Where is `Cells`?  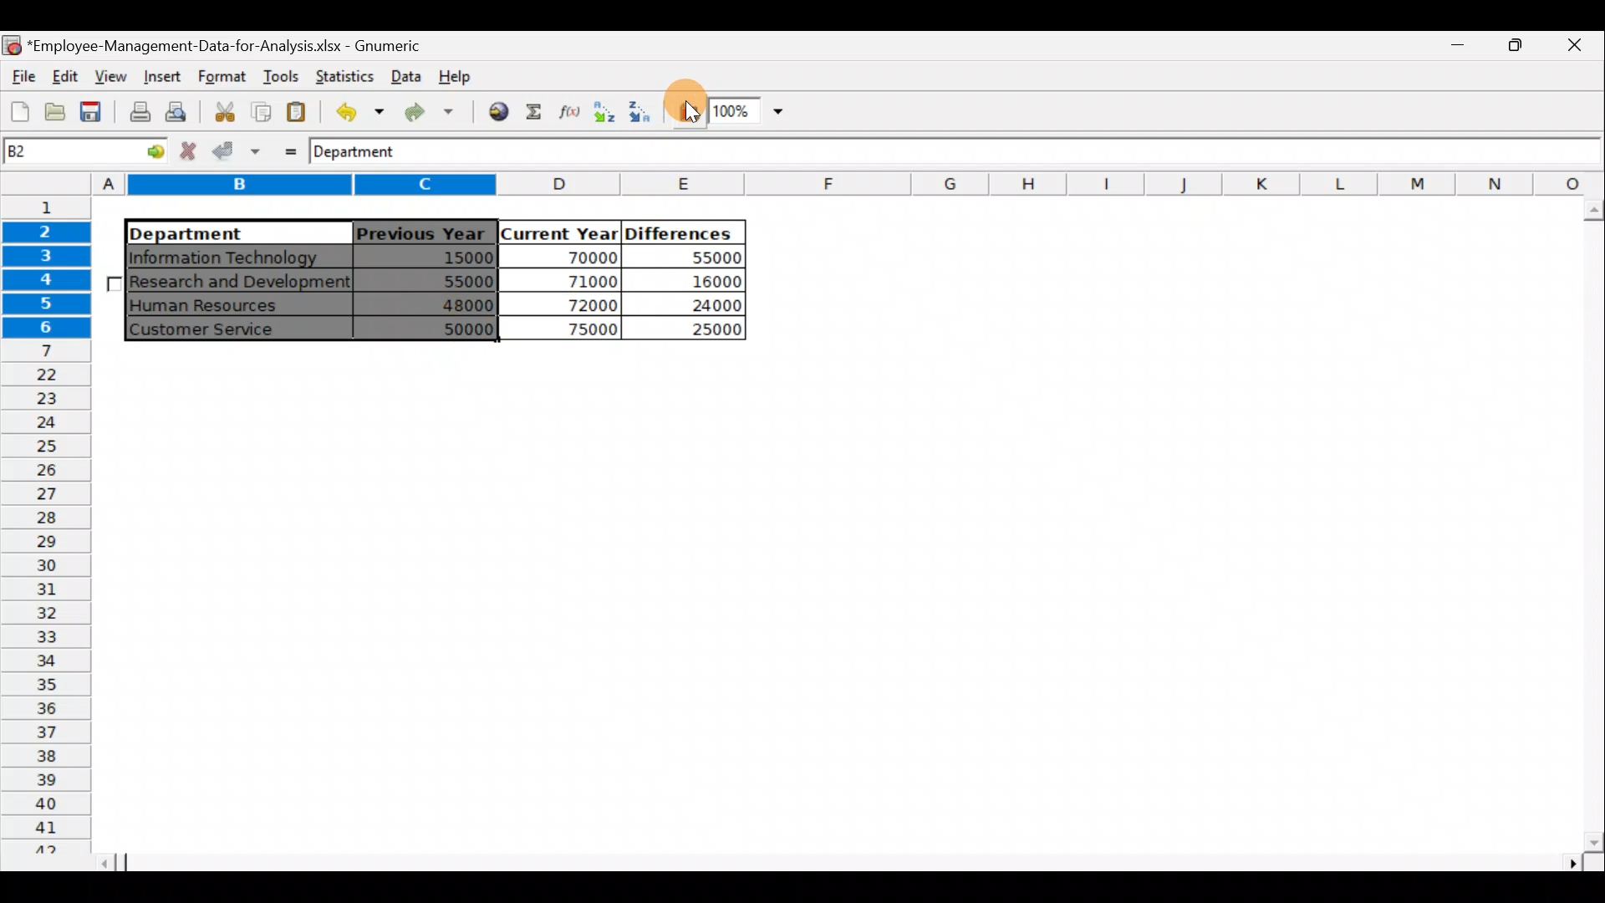
Cells is located at coordinates (834, 603).